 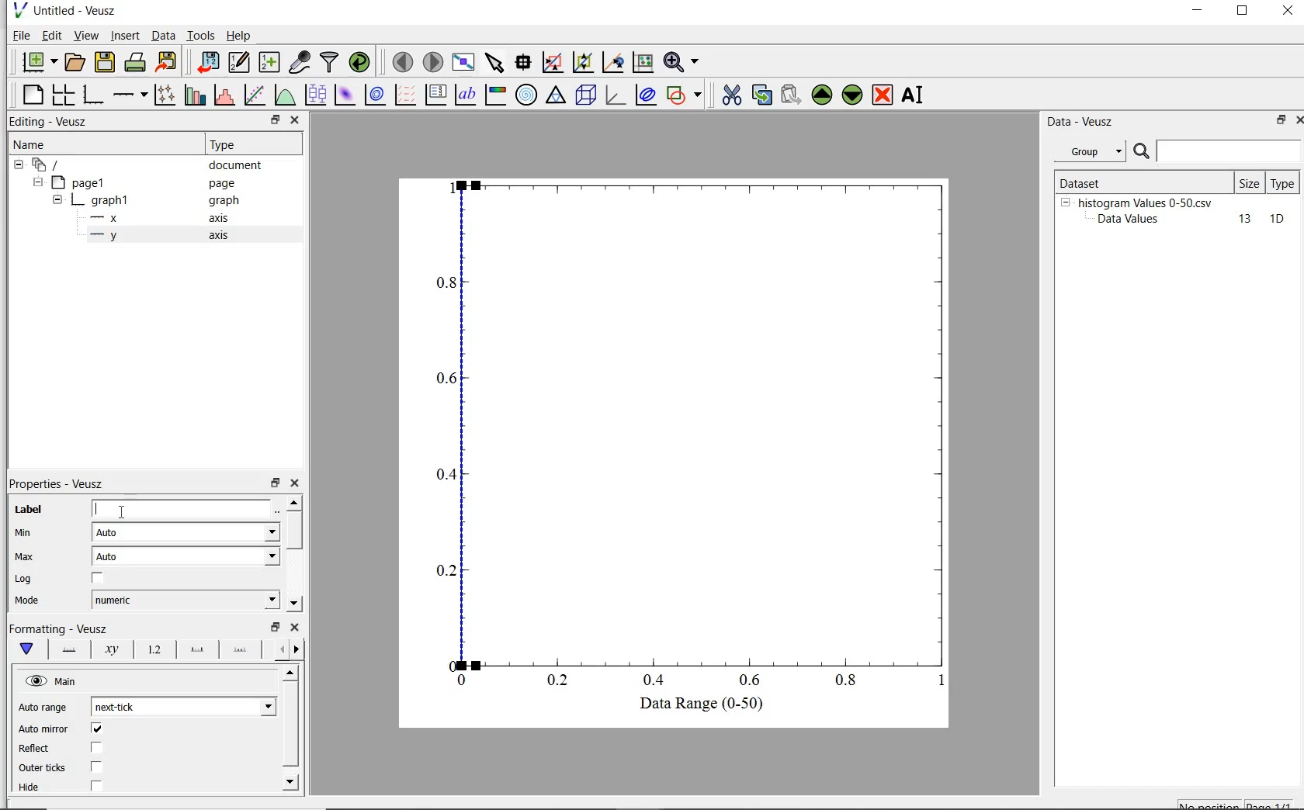 I want to click on Auto, so click(x=186, y=532).